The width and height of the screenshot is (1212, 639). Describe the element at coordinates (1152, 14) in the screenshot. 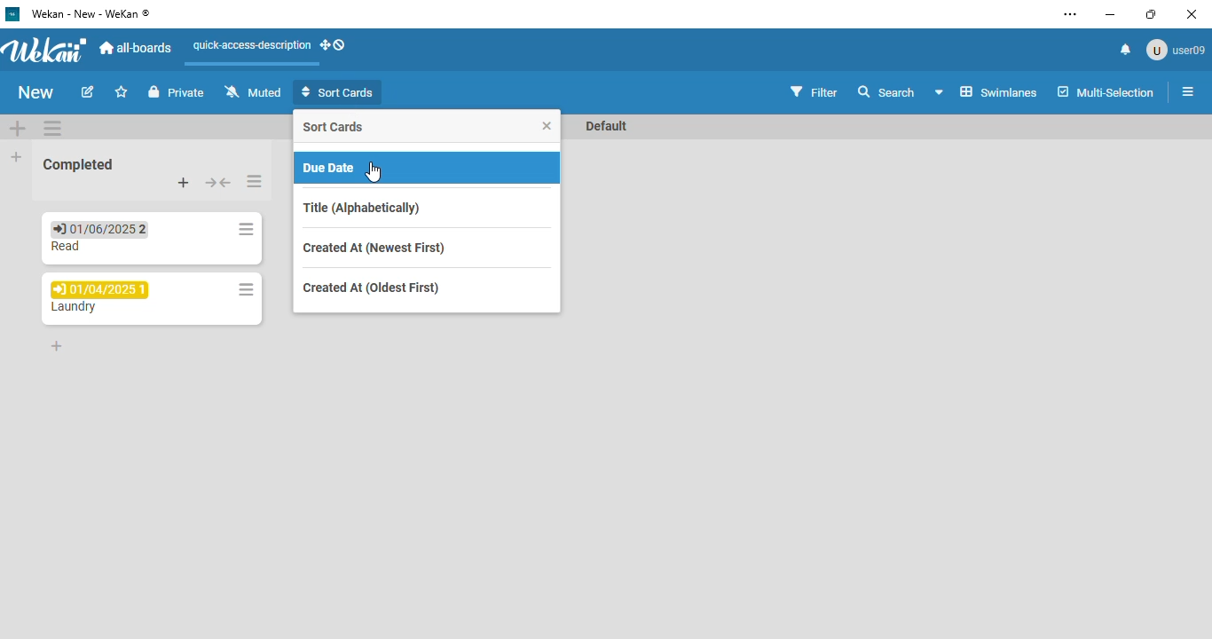

I see `maximize` at that location.